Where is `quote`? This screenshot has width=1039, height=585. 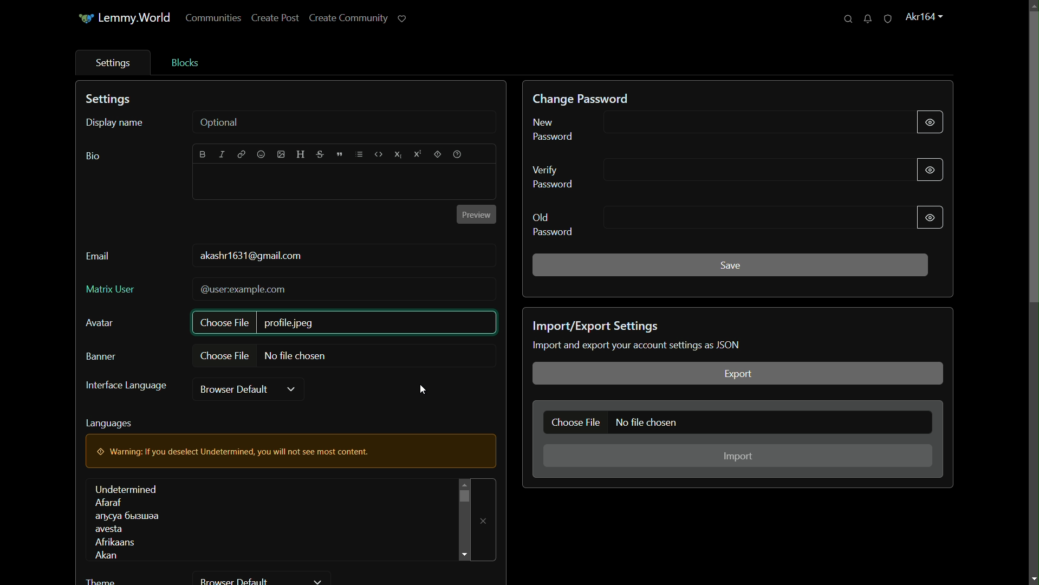 quote is located at coordinates (339, 155).